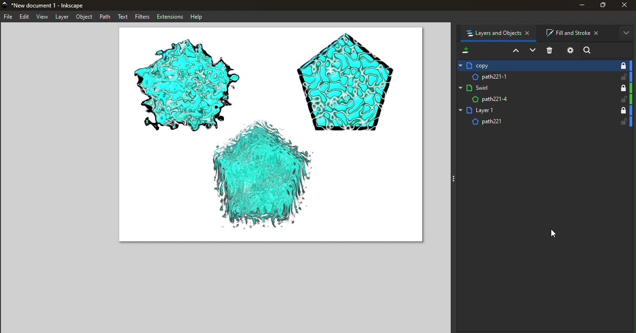 The width and height of the screenshot is (636, 333). What do you see at coordinates (534, 87) in the screenshot?
I see `swirl` at bounding box center [534, 87].